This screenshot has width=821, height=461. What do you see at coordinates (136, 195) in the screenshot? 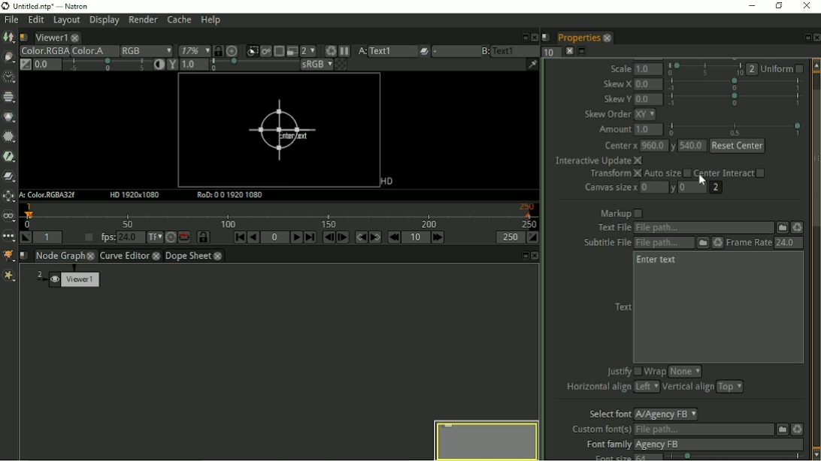
I see `HD` at bounding box center [136, 195].